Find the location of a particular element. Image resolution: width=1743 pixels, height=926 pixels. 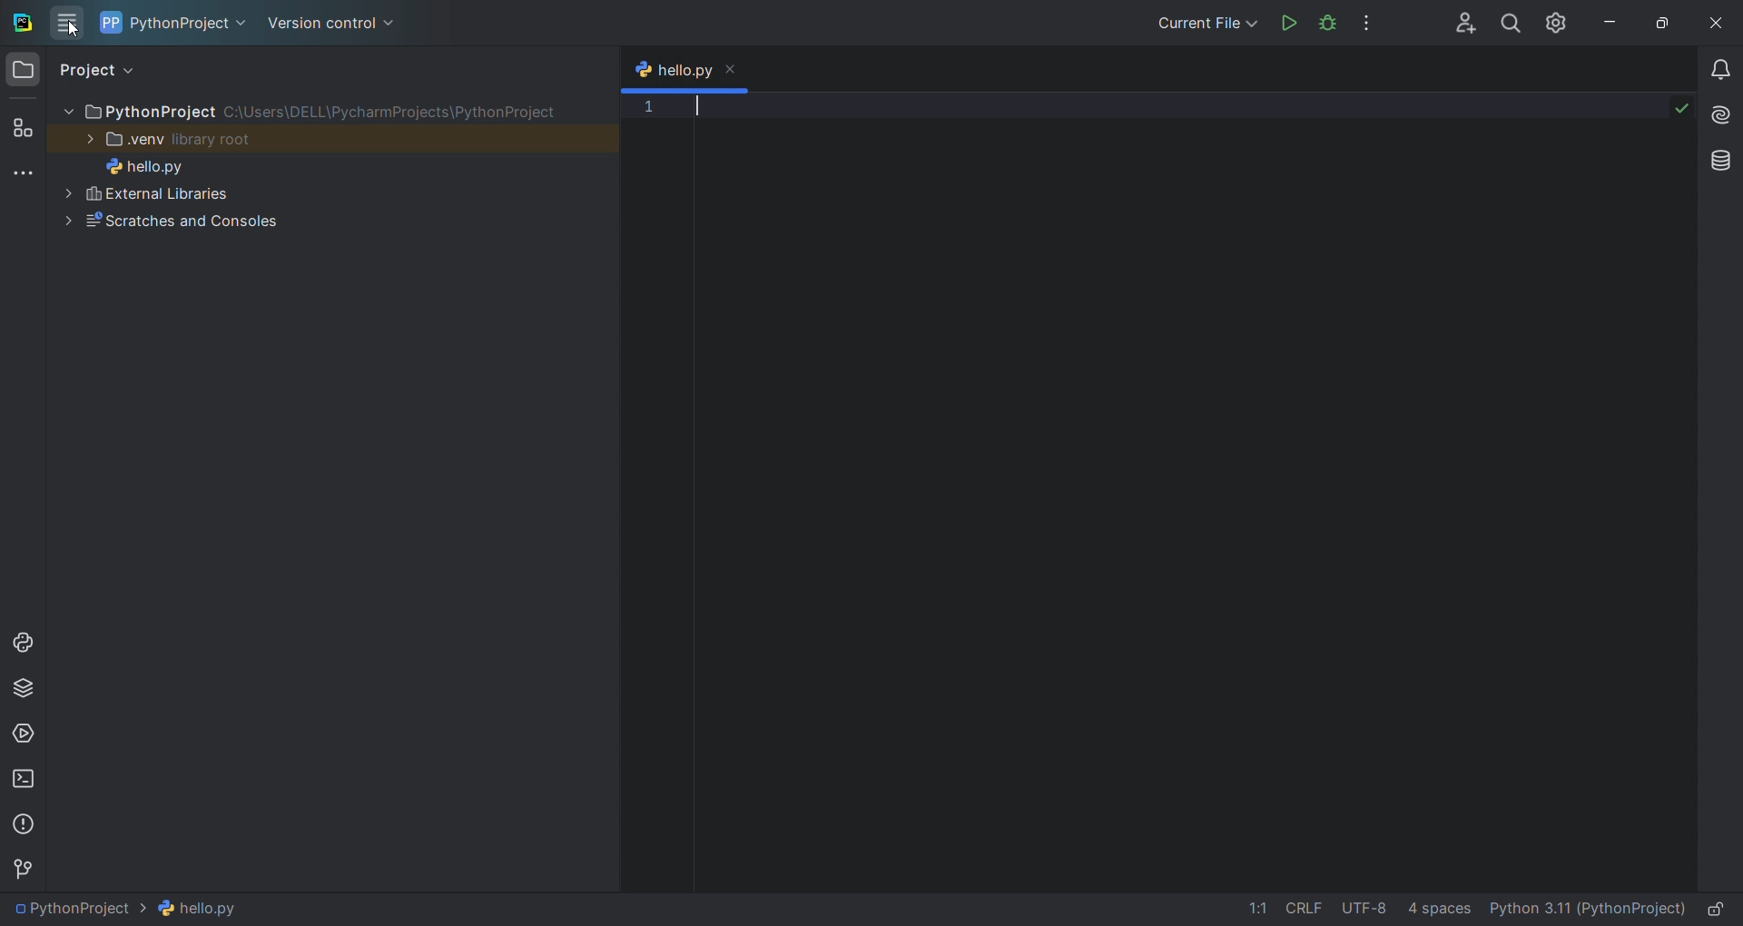

Scratches and Consoles is located at coordinates (229, 221).